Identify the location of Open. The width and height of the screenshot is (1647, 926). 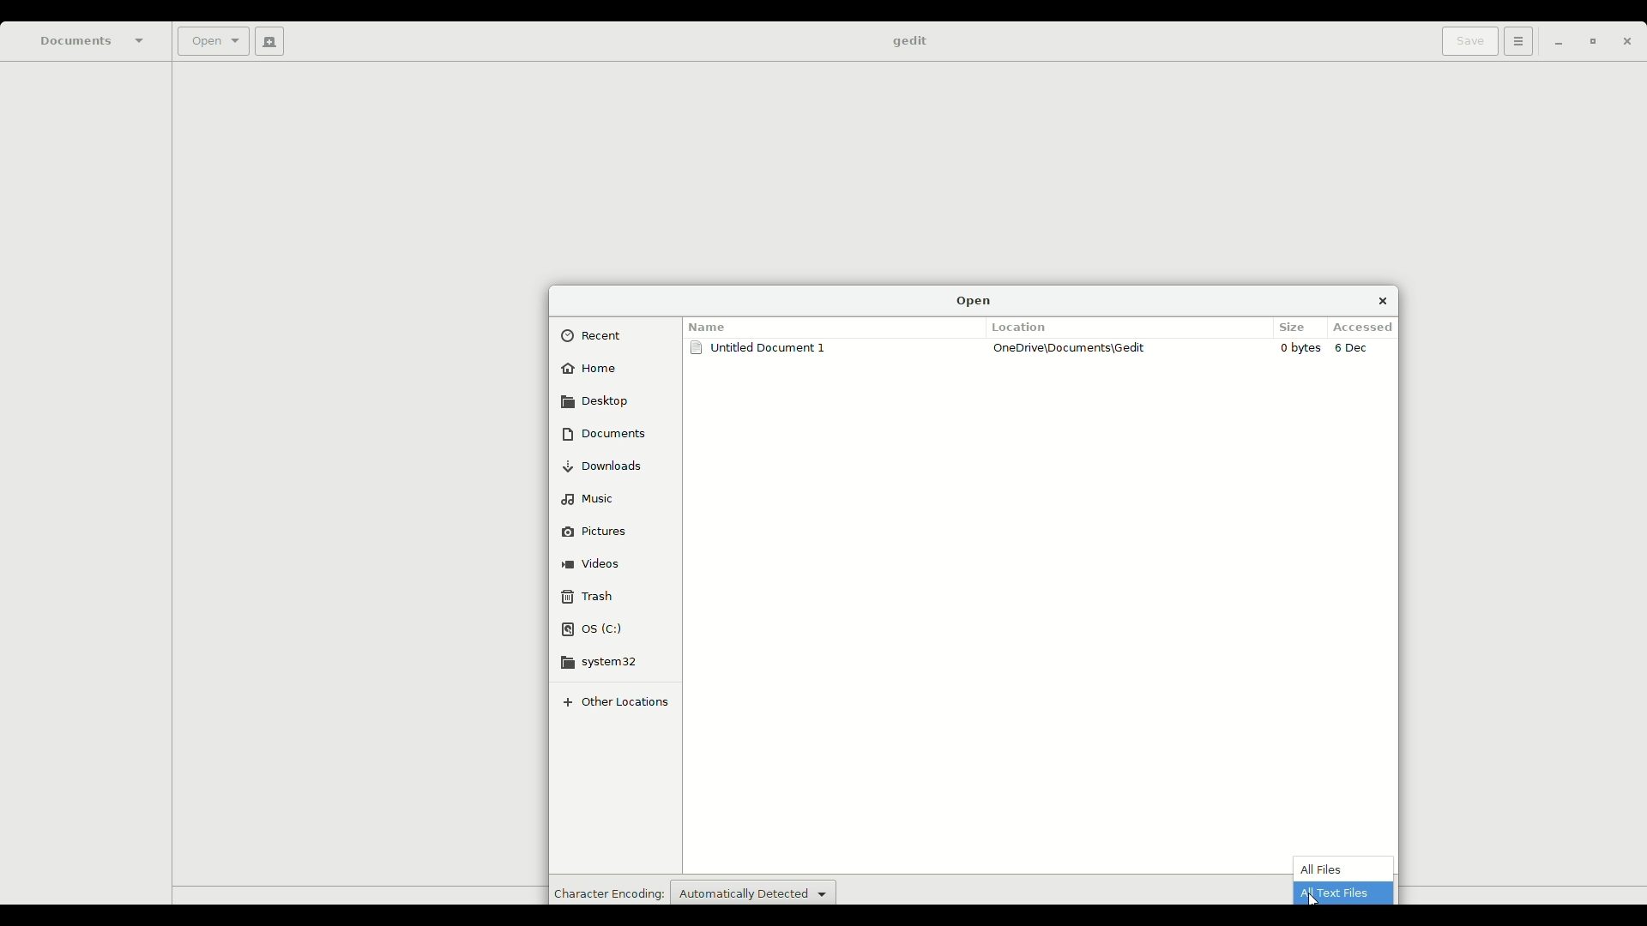
(974, 300).